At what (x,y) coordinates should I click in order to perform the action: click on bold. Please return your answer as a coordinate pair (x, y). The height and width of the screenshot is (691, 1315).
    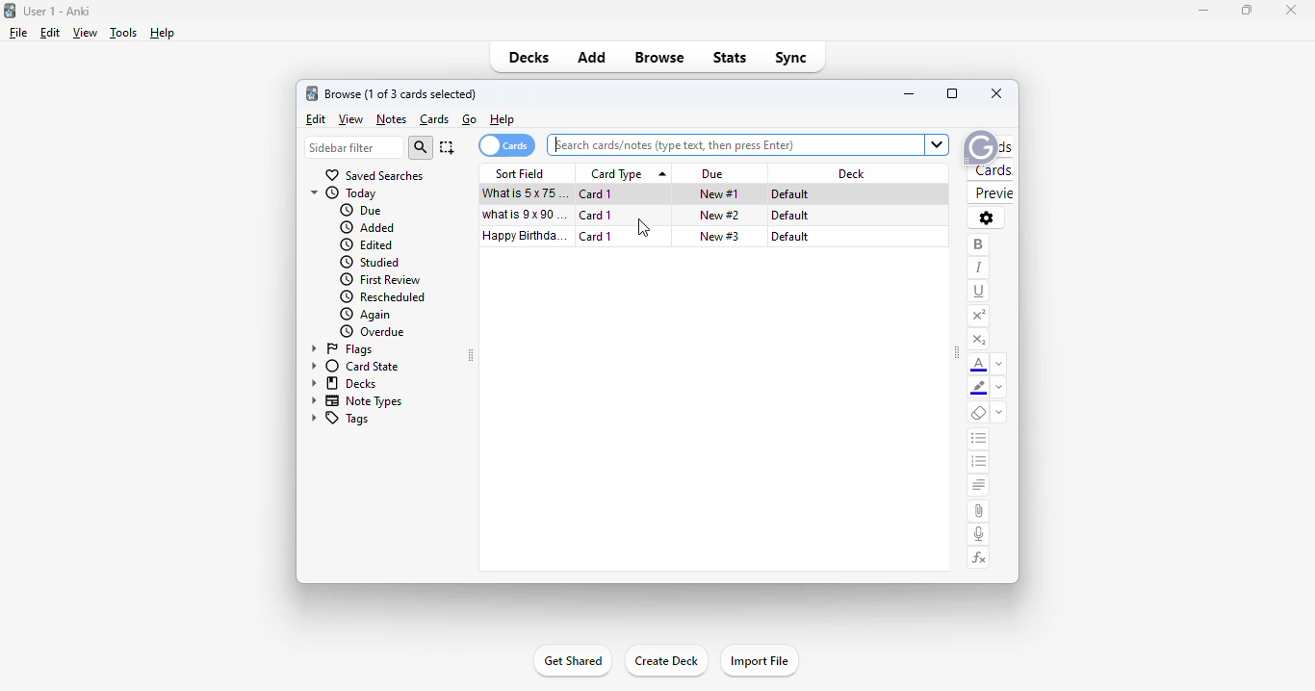
    Looking at the image, I should click on (977, 245).